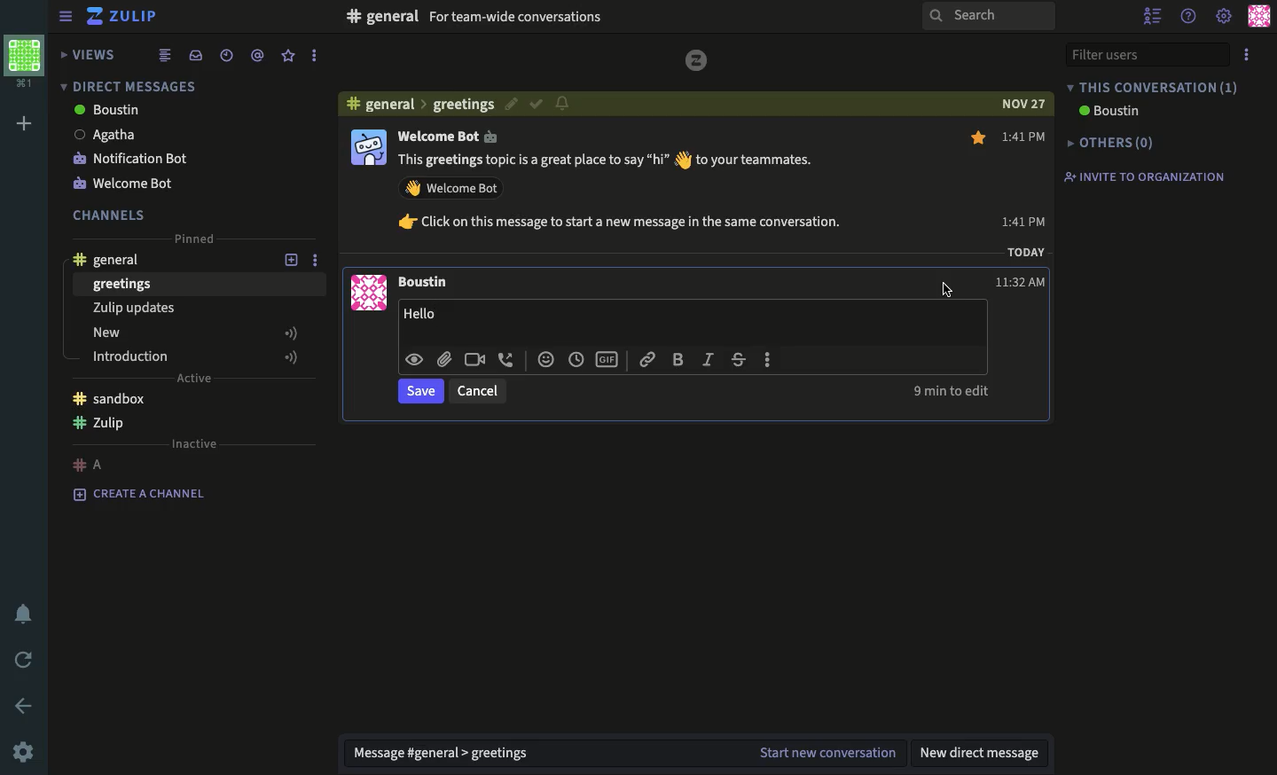  I want to click on favorite, so click(980, 141).